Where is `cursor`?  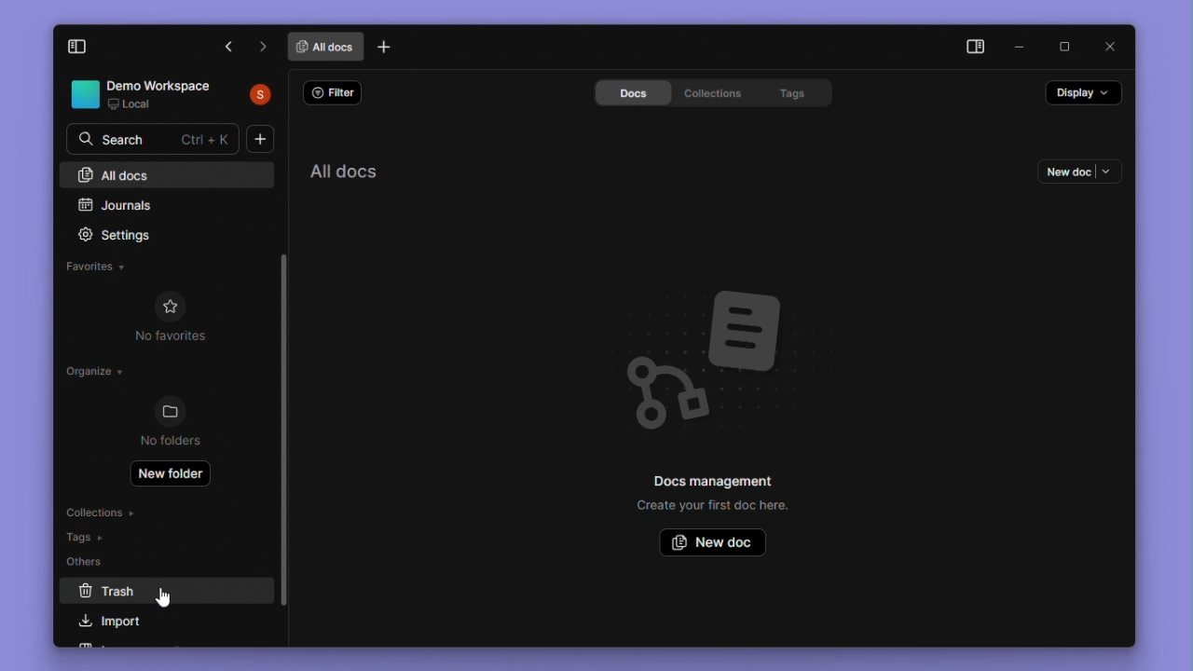 cursor is located at coordinates (165, 596).